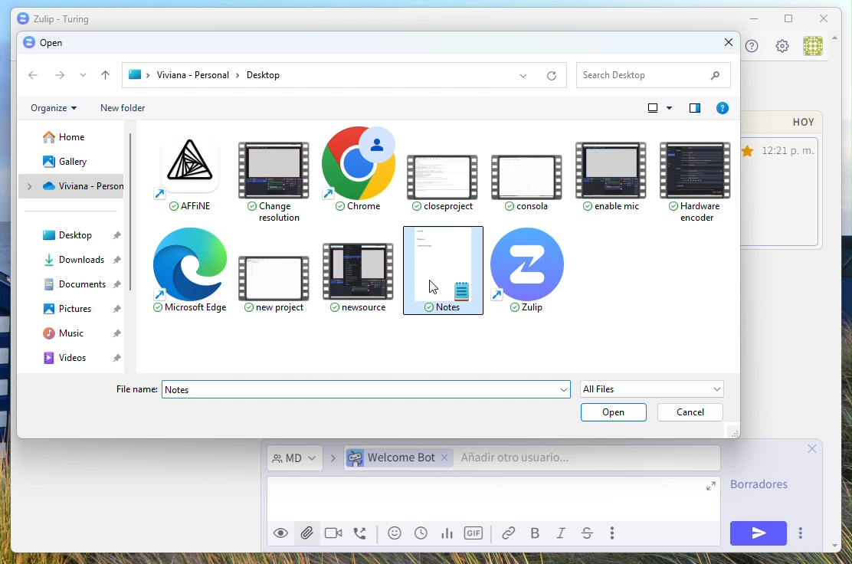 The width and height of the screenshot is (852, 564). I want to click on Videos, so click(86, 358).